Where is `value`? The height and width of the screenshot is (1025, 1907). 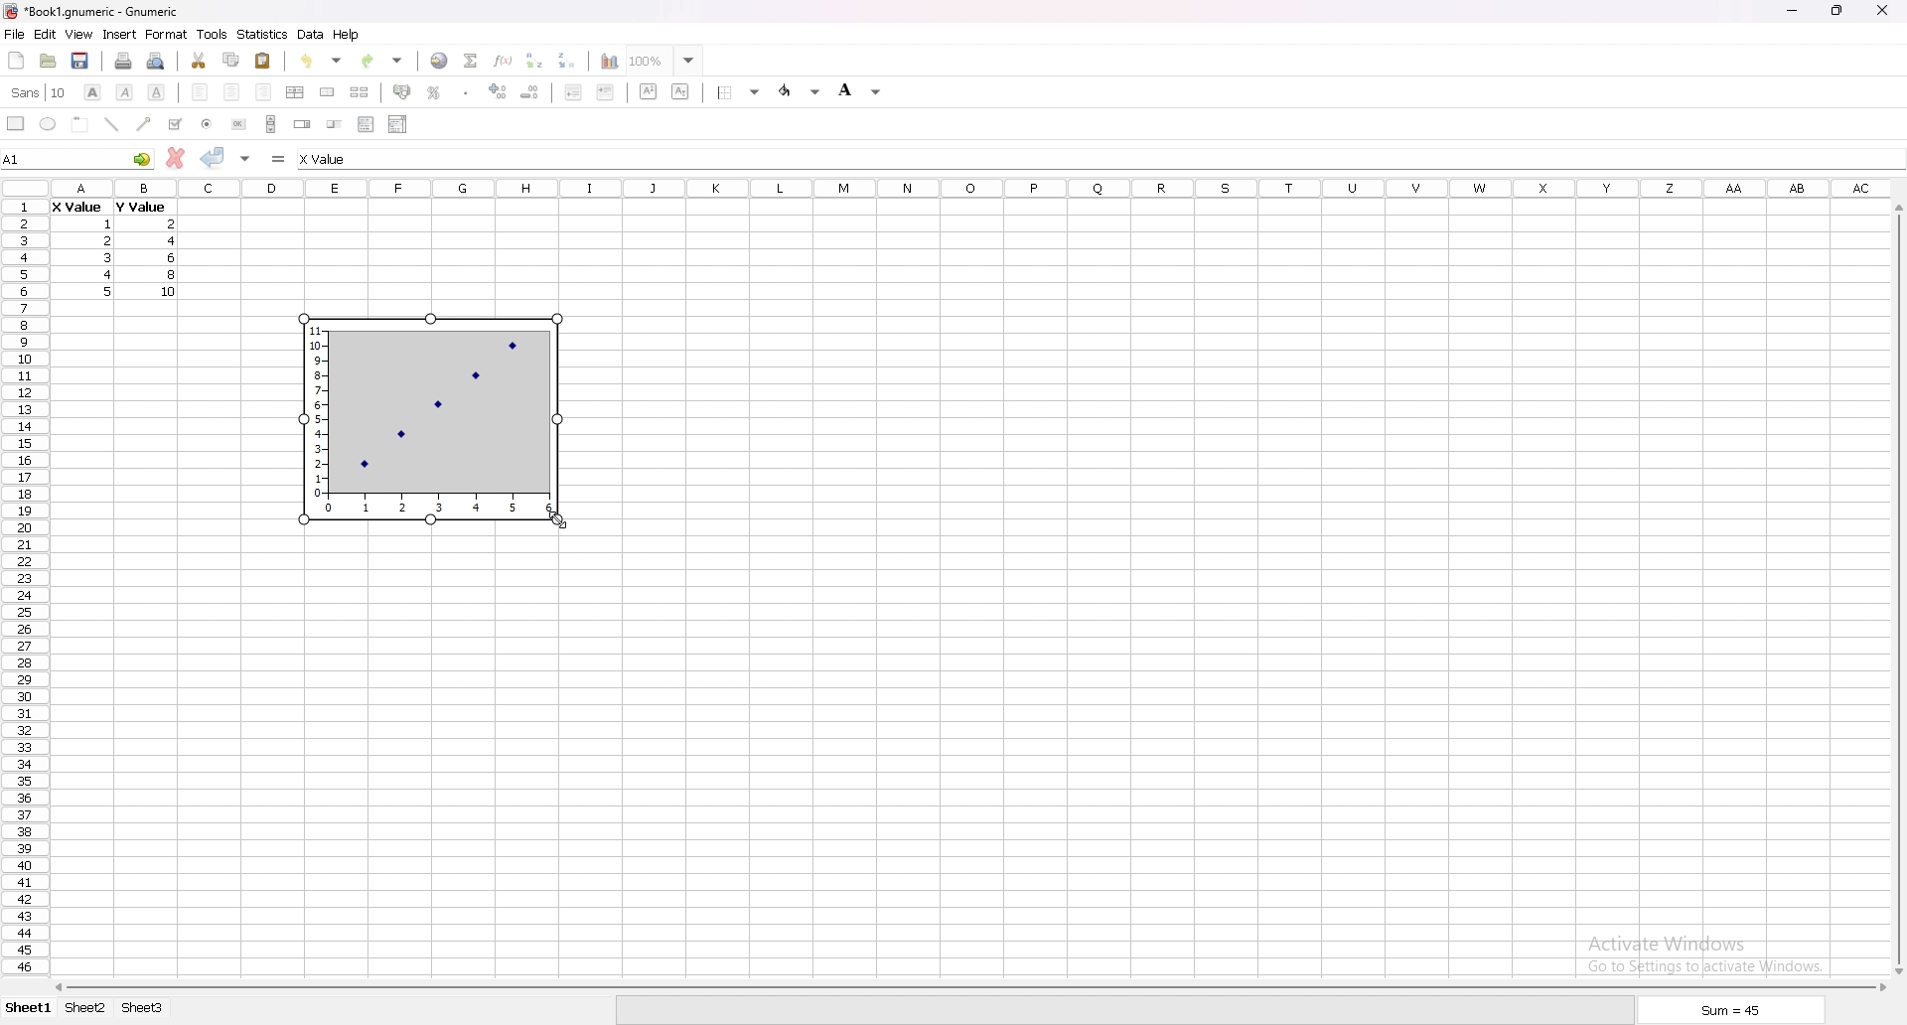
value is located at coordinates (110, 291).